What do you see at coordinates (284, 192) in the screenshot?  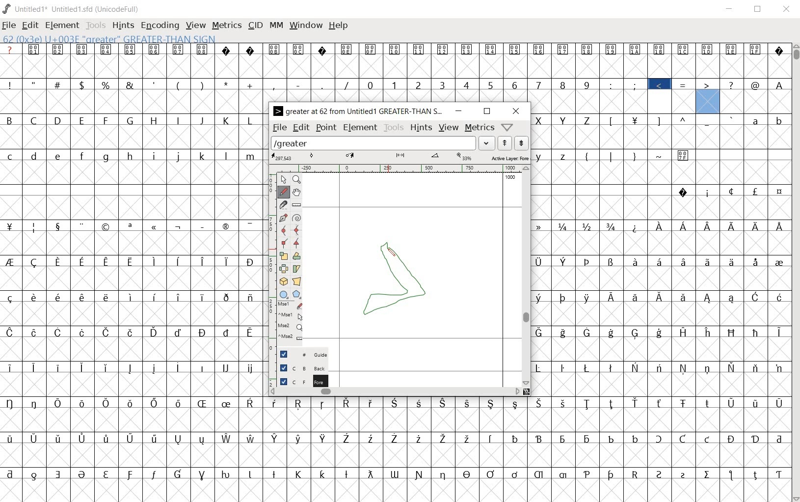 I see `draw a freehand curve` at bounding box center [284, 192].